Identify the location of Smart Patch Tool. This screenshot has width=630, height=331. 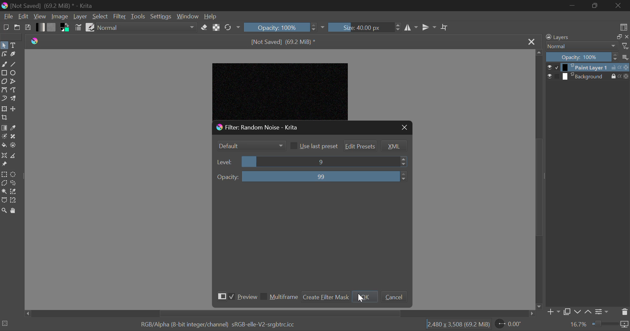
(14, 137).